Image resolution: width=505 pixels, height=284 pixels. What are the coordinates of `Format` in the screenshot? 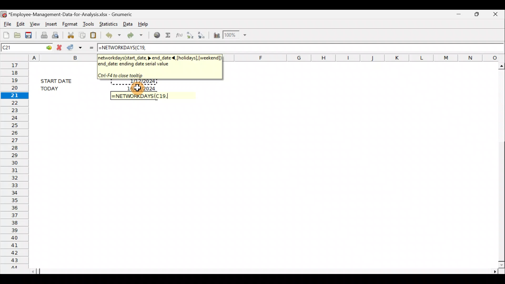 It's located at (70, 23).